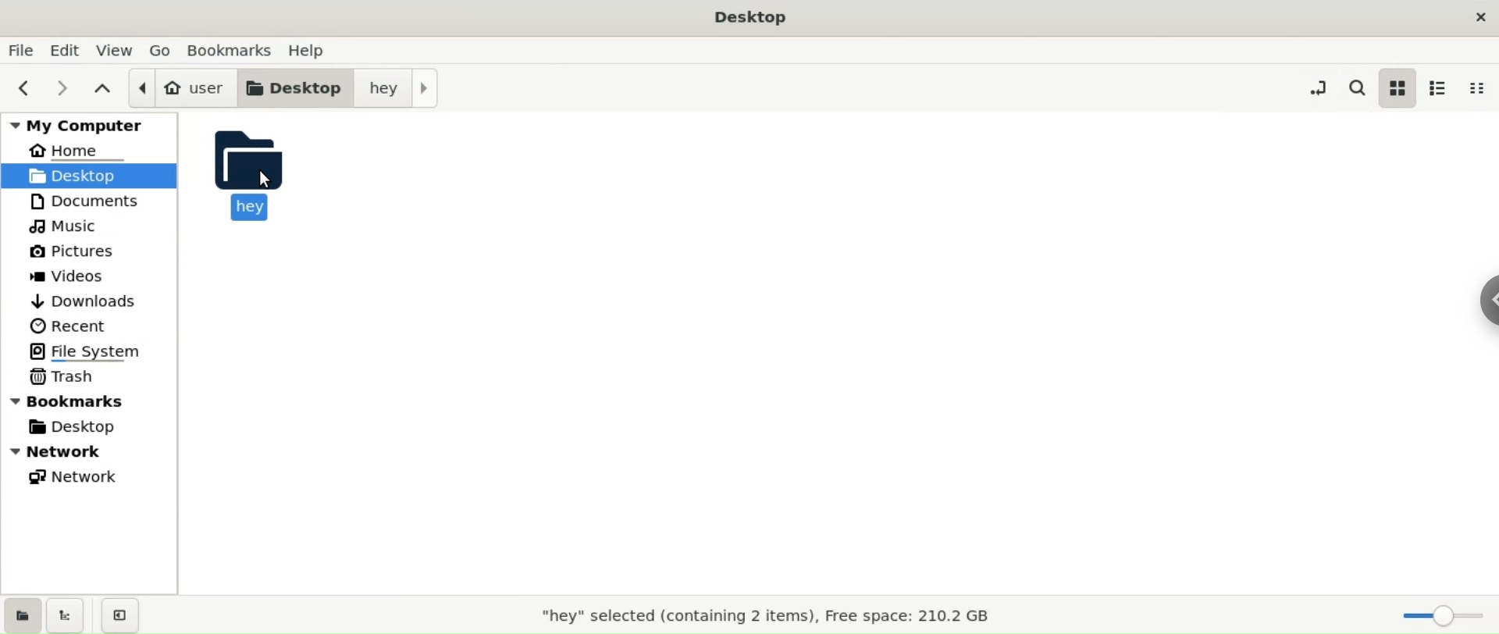 Image resolution: width=1499 pixels, height=634 pixels. Describe the element at coordinates (1445, 612) in the screenshot. I see `zoom` at that location.